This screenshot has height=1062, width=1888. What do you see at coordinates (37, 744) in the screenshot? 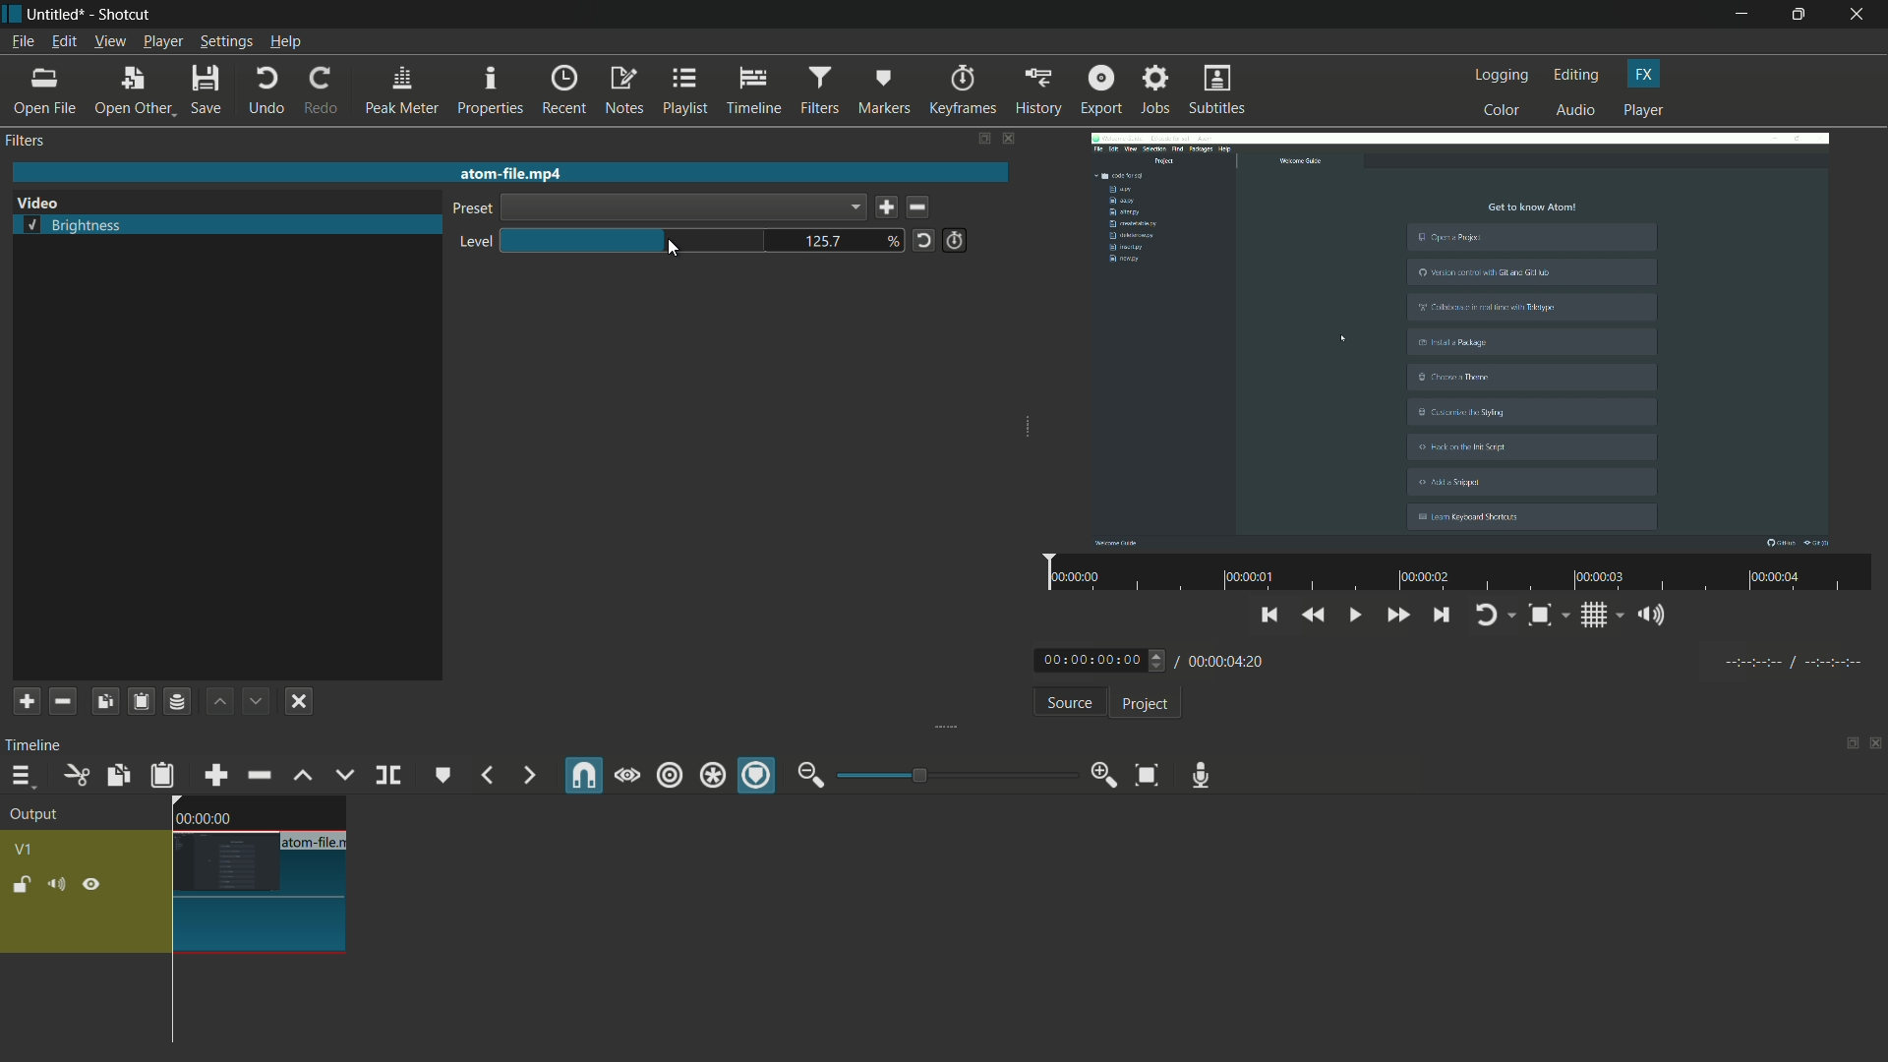
I see `timeline` at bounding box center [37, 744].